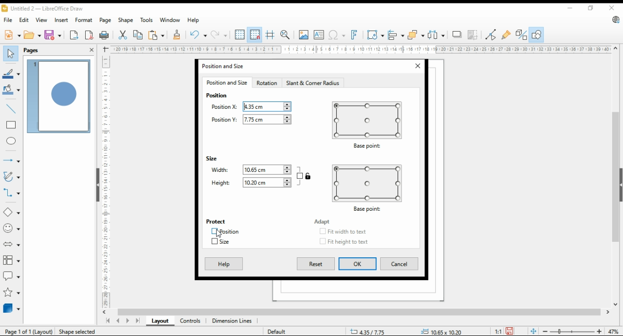 The image size is (623, 336). What do you see at coordinates (252, 119) in the screenshot?
I see `position Y:7.75cm` at bounding box center [252, 119].